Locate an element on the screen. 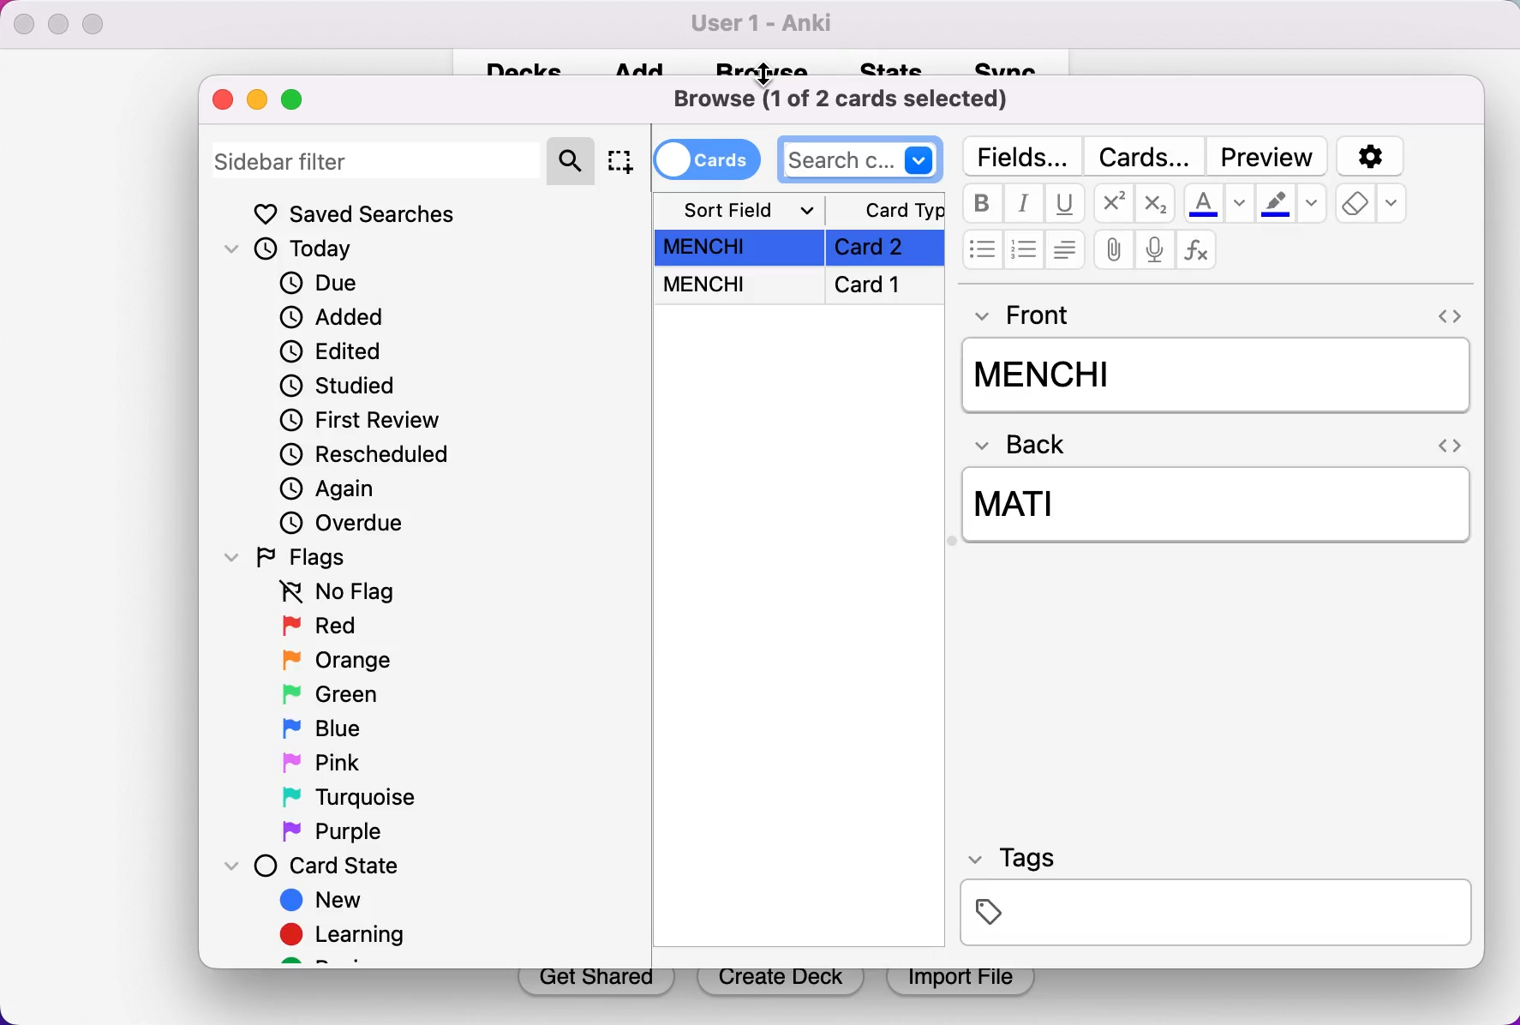  minimize is located at coordinates (259, 101).